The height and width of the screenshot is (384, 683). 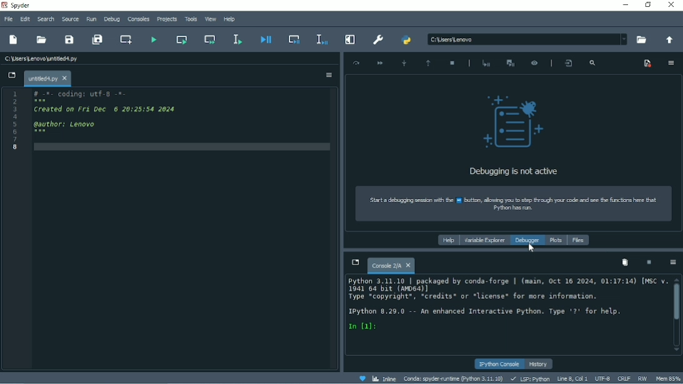 I want to click on Spyder, so click(x=19, y=5).